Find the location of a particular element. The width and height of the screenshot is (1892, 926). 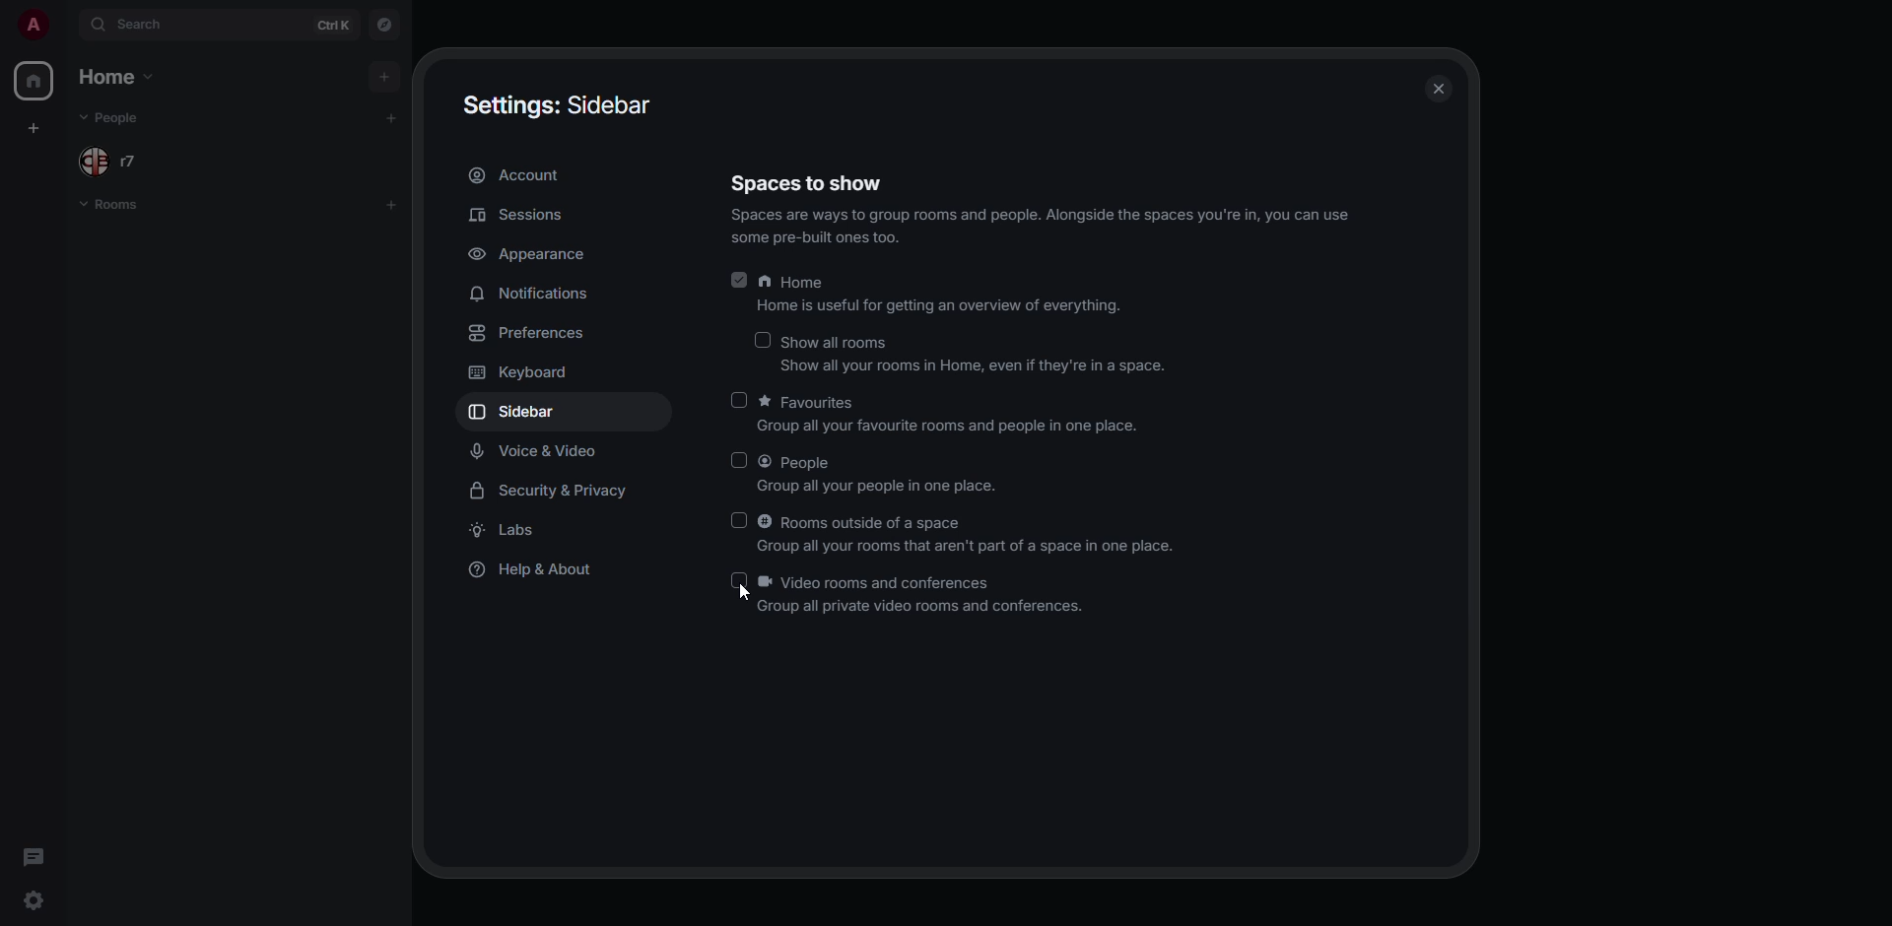

cursor is located at coordinates (741, 594).